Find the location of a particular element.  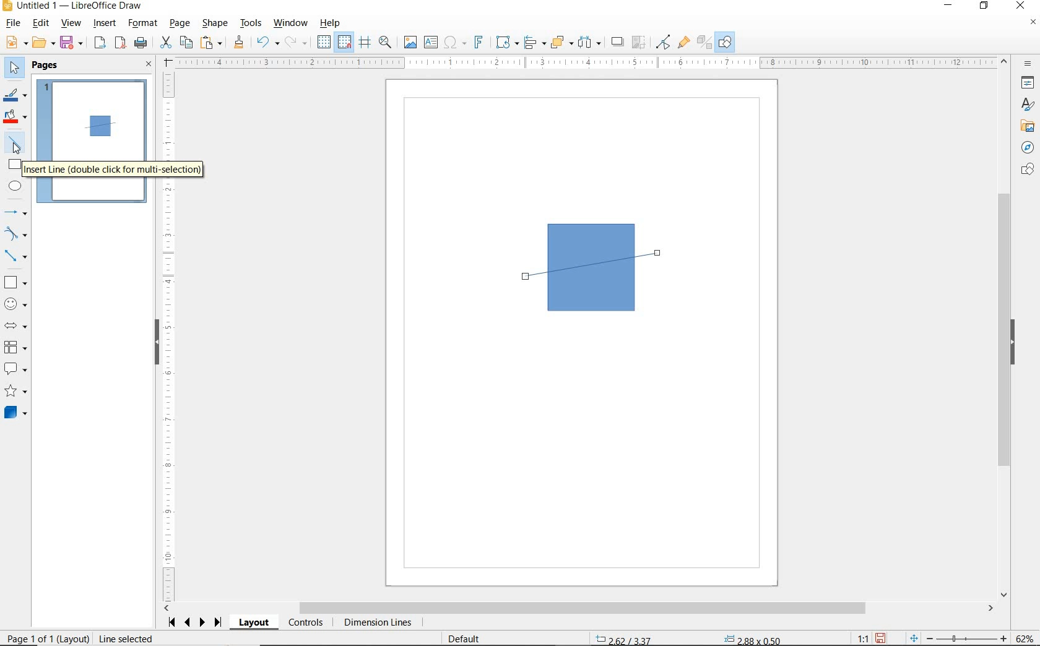

INSERT SPECIAL CHARACTERS is located at coordinates (454, 43).